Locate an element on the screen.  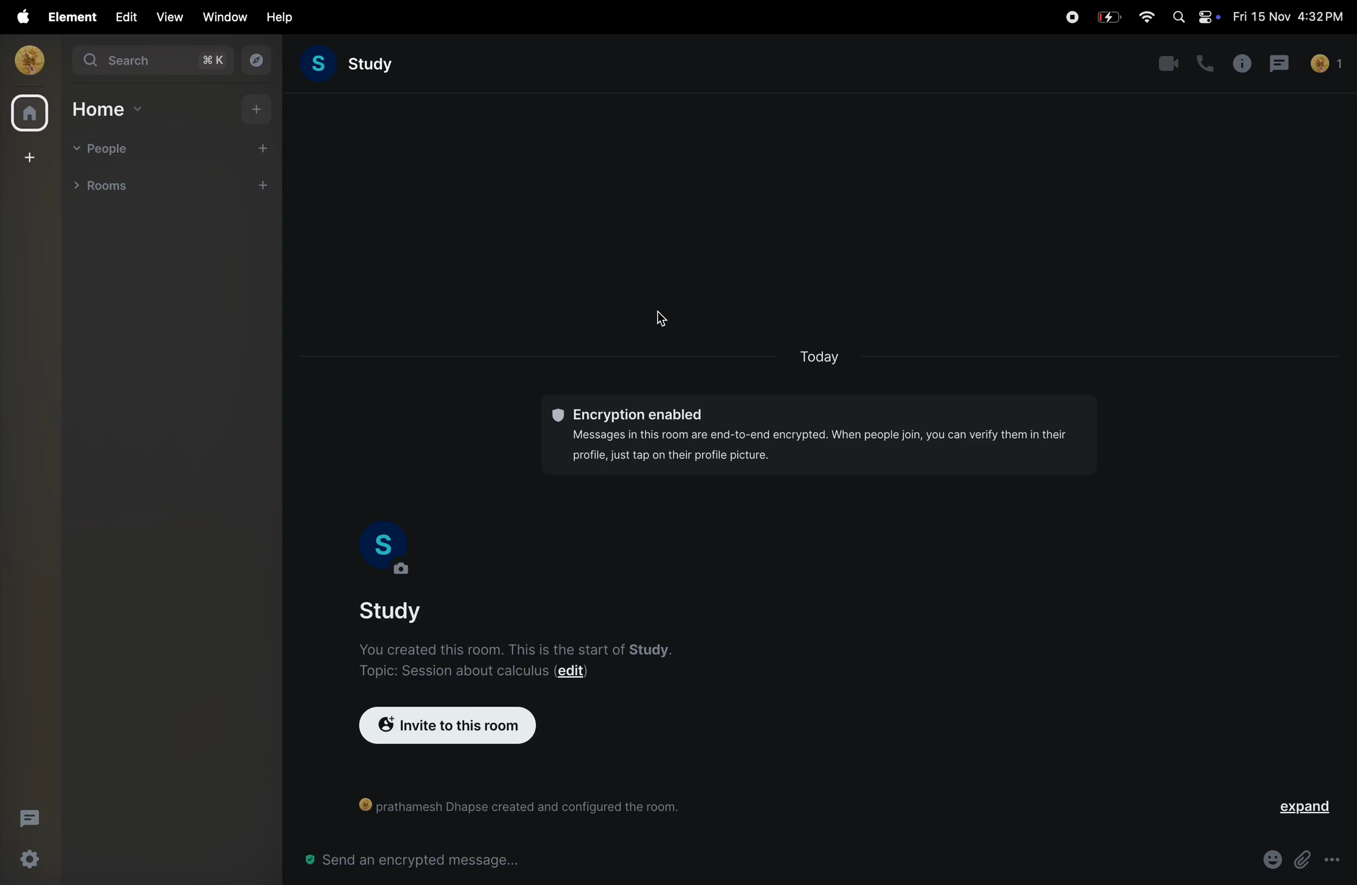
apple menu is located at coordinates (18, 17).